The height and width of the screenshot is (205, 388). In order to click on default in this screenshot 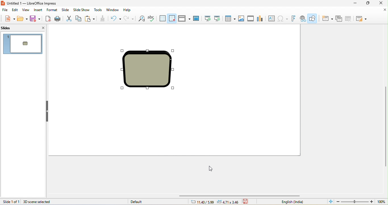, I will do `click(136, 202)`.